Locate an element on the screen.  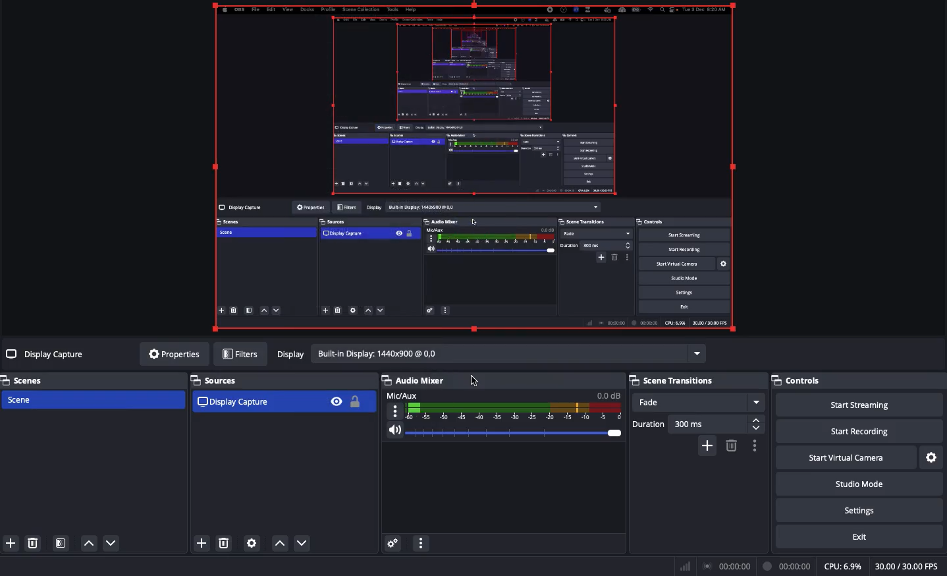
CPU is located at coordinates (842, 567).